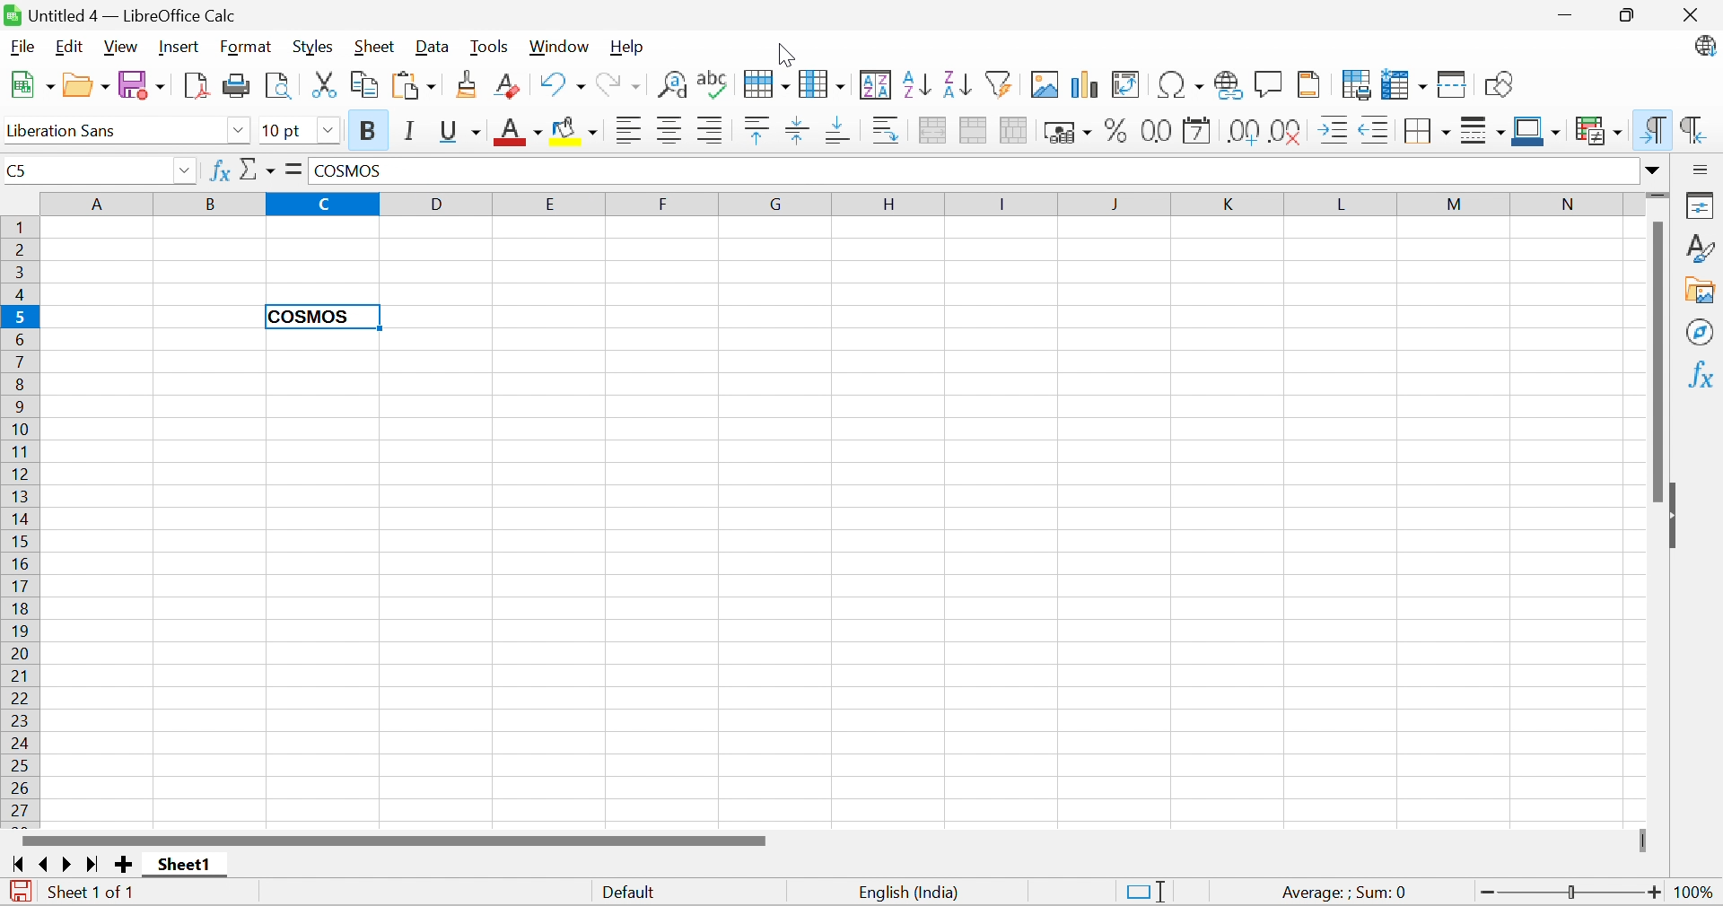 This screenshot has height=906, width=1723. What do you see at coordinates (1702, 334) in the screenshot?
I see `Navigator` at bounding box center [1702, 334].